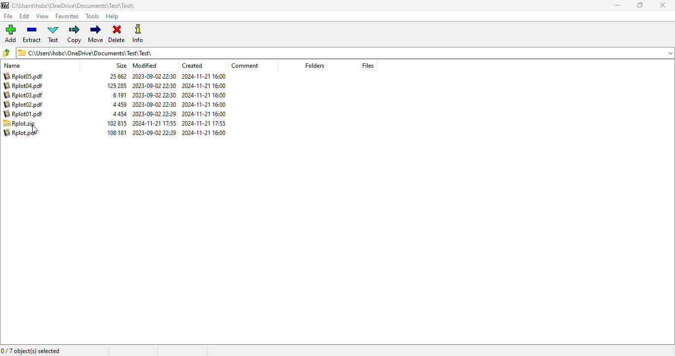 Image resolution: width=675 pixels, height=356 pixels. What do you see at coordinates (314, 65) in the screenshot?
I see `folders` at bounding box center [314, 65].